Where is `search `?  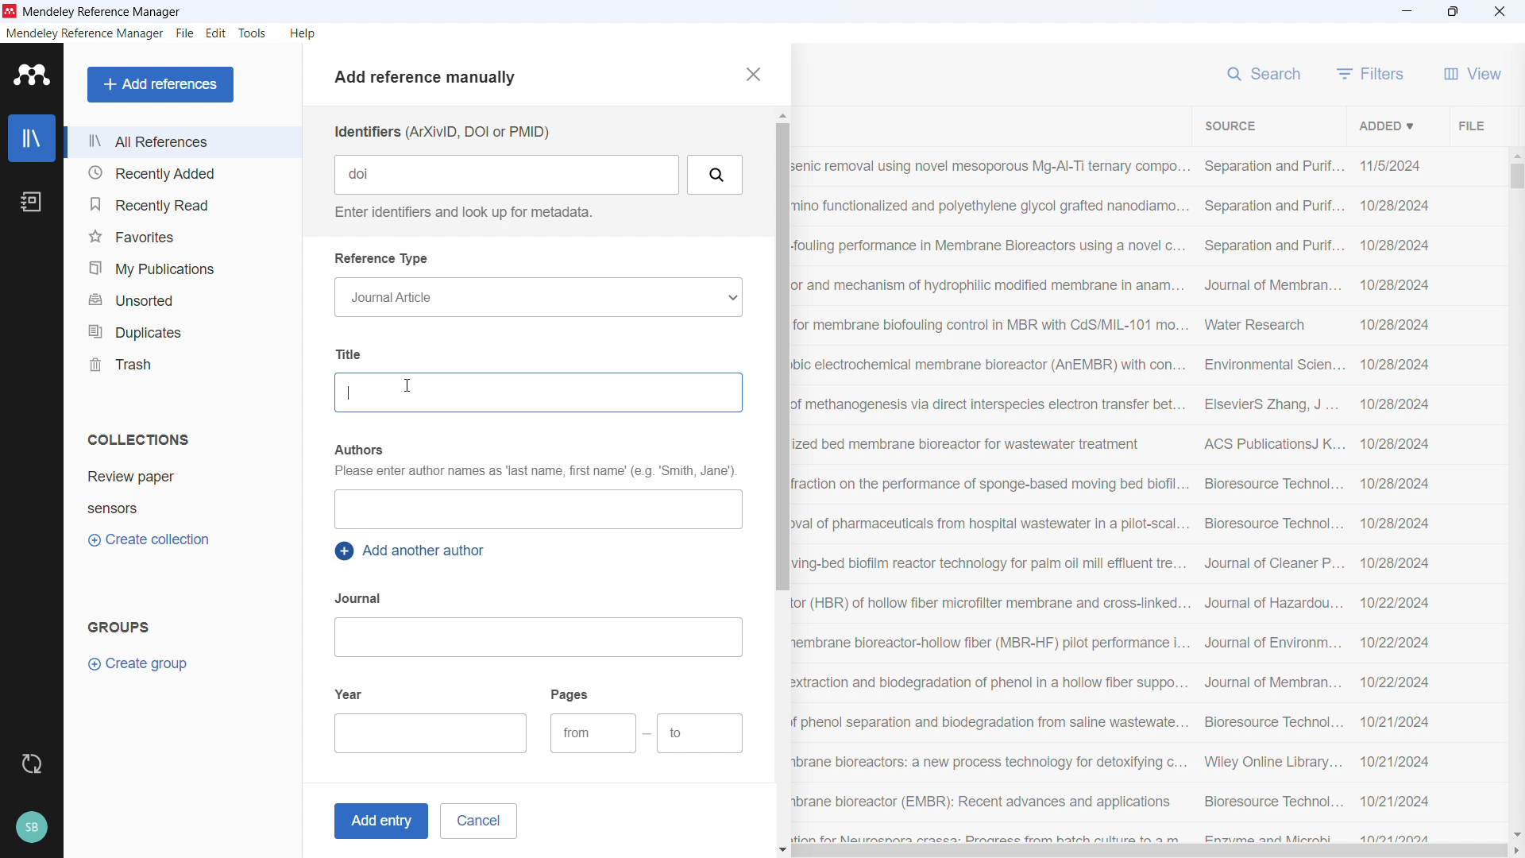 search  is located at coordinates (1266, 71).